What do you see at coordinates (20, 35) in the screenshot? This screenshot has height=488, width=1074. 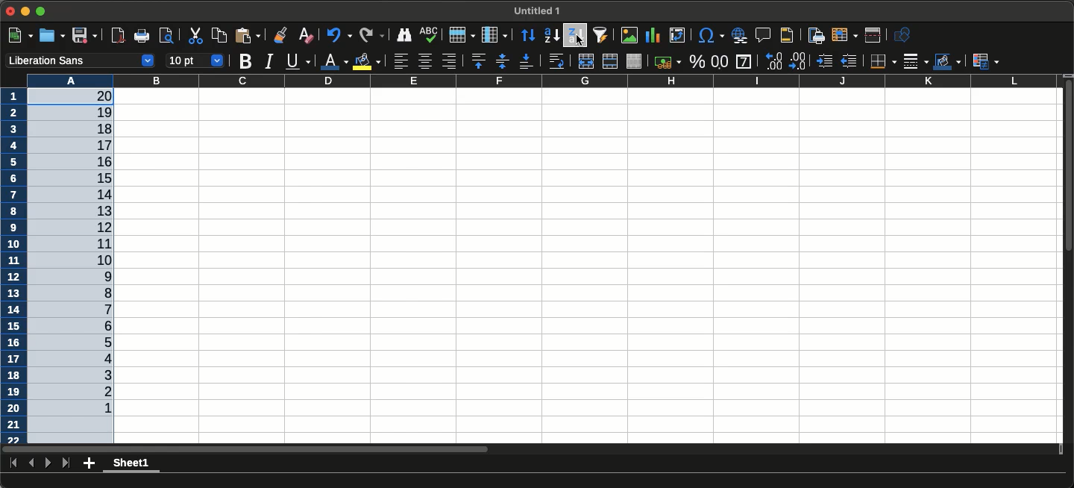 I see `New` at bounding box center [20, 35].